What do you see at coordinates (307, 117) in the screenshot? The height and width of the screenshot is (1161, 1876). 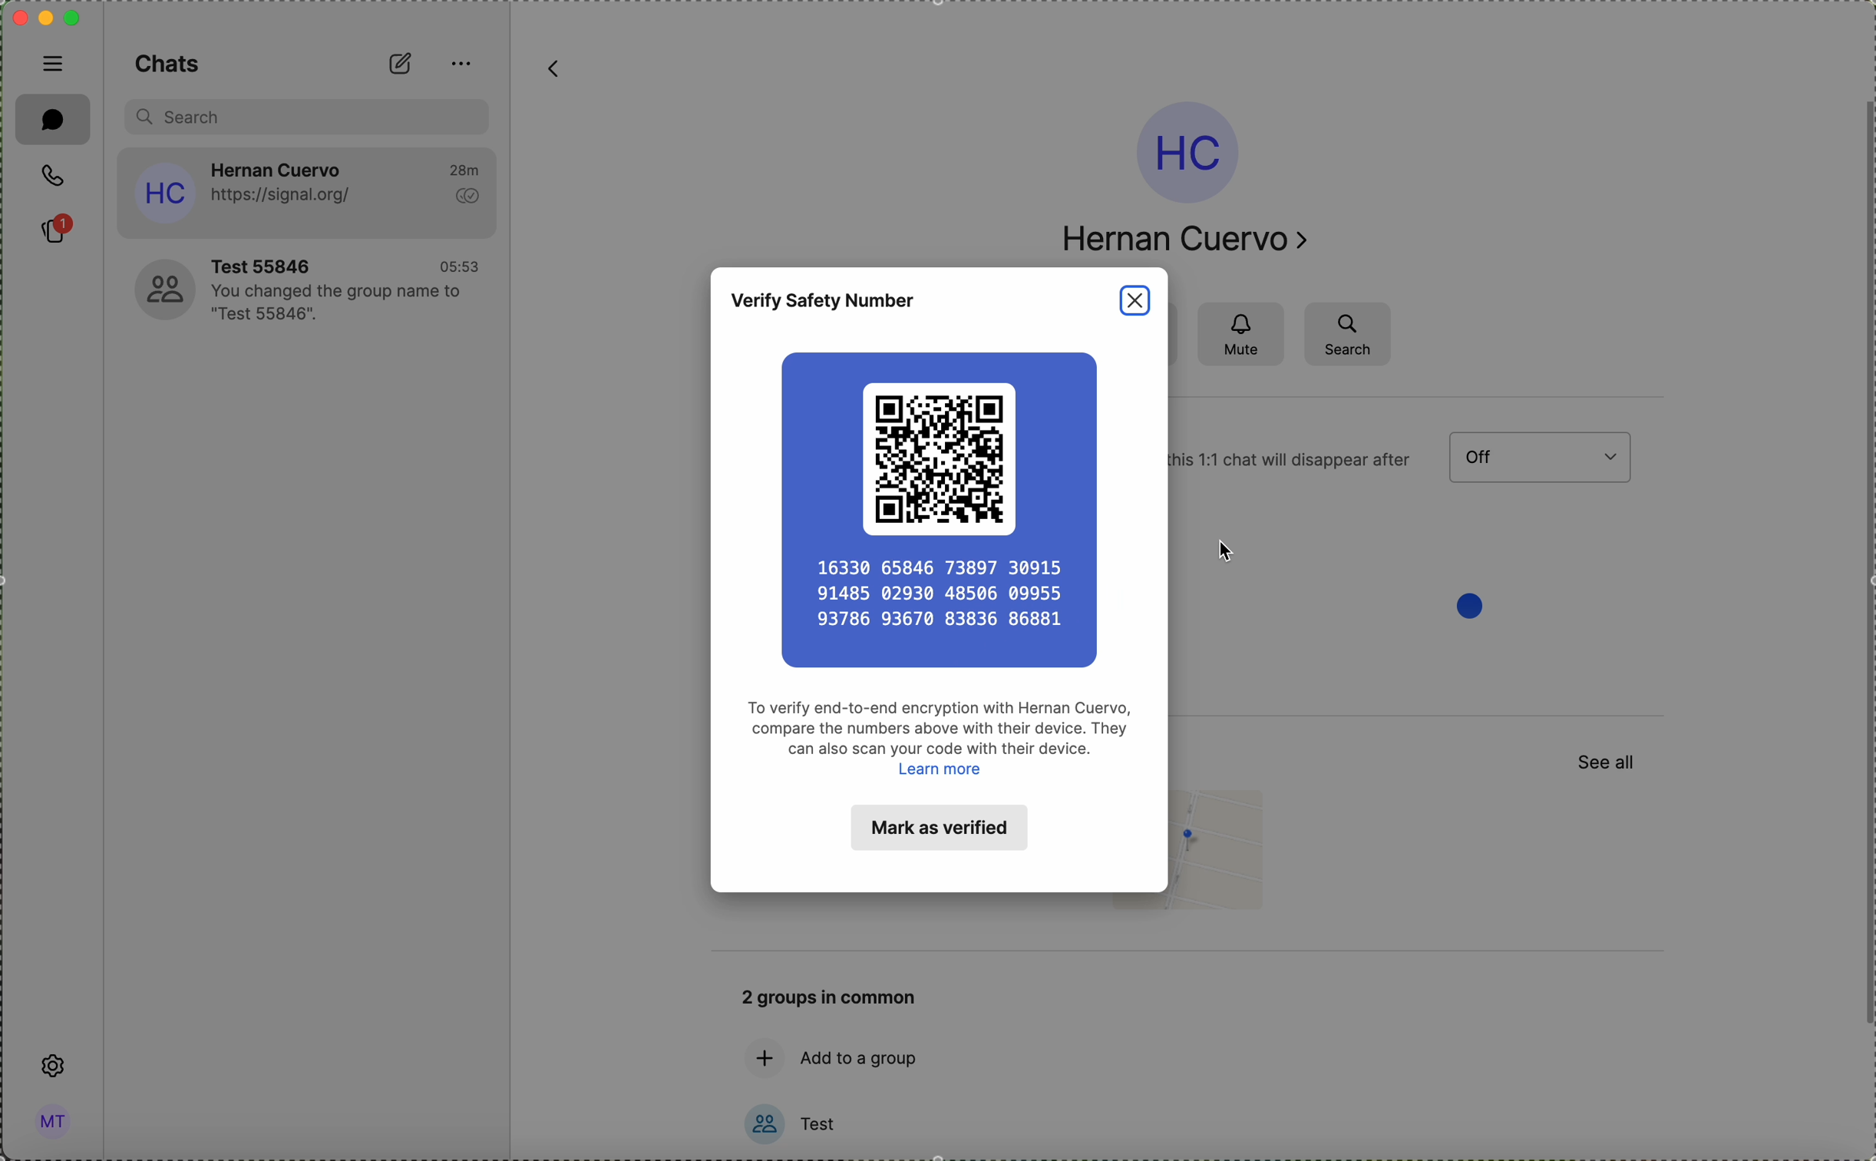 I see `search bar` at bounding box center [307, 117].